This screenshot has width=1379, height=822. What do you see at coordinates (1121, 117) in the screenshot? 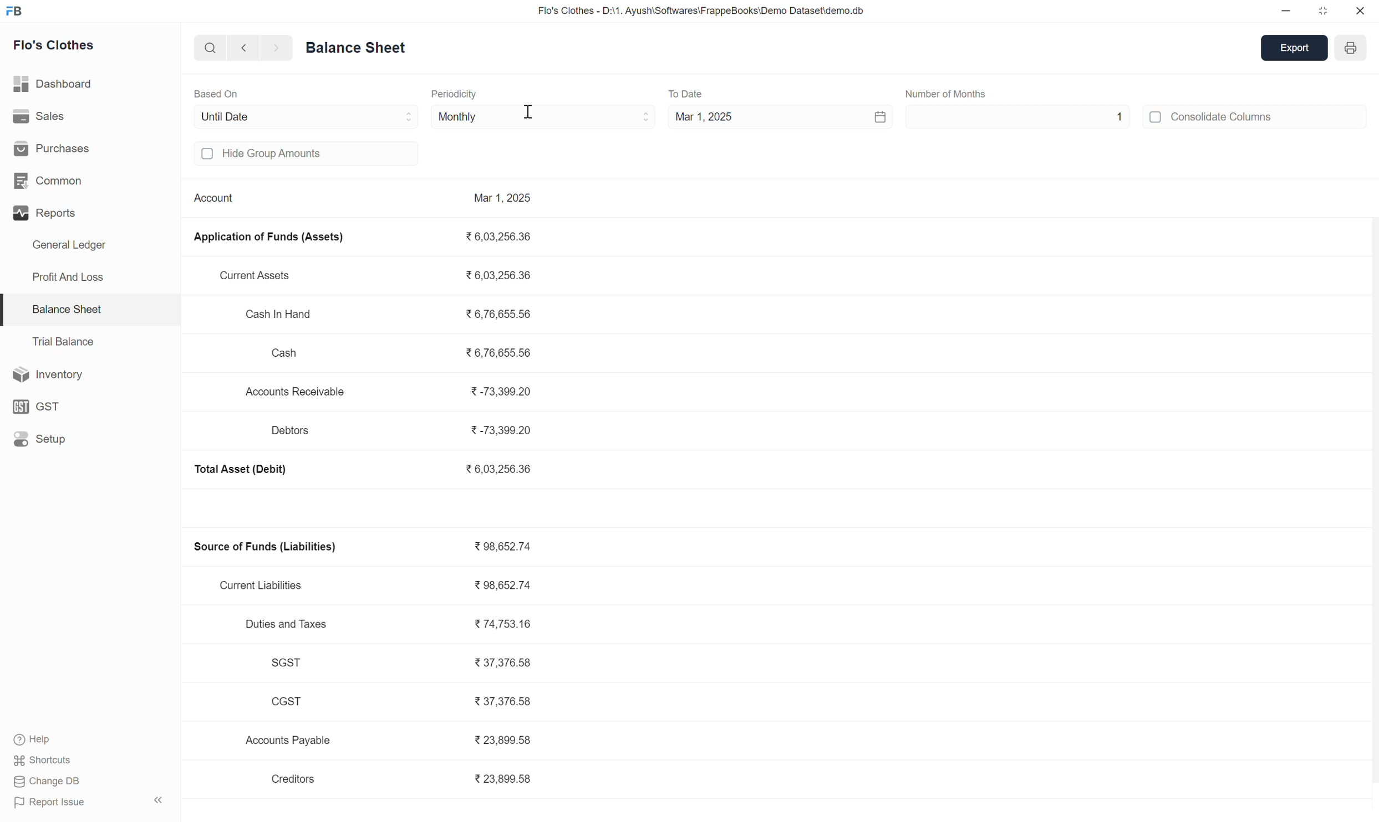
I see `1` at bounding box center [1121, 117].